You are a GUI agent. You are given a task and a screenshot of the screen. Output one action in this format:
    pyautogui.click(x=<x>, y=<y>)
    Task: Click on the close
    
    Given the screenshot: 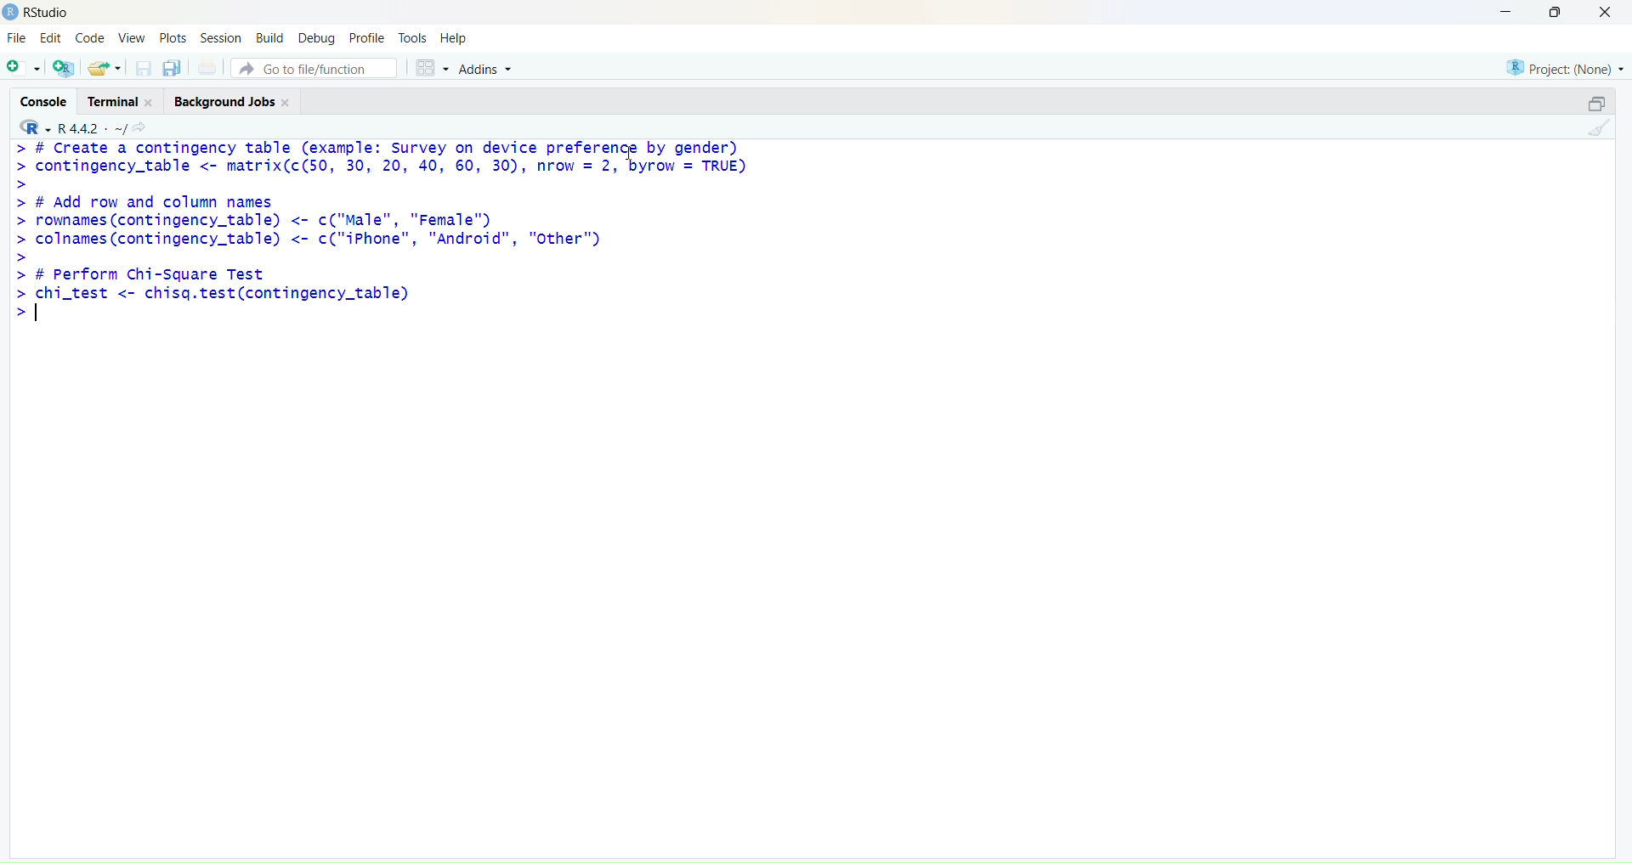 What is the action you would take?
    pyautogui.click(x=150, y=103)
    